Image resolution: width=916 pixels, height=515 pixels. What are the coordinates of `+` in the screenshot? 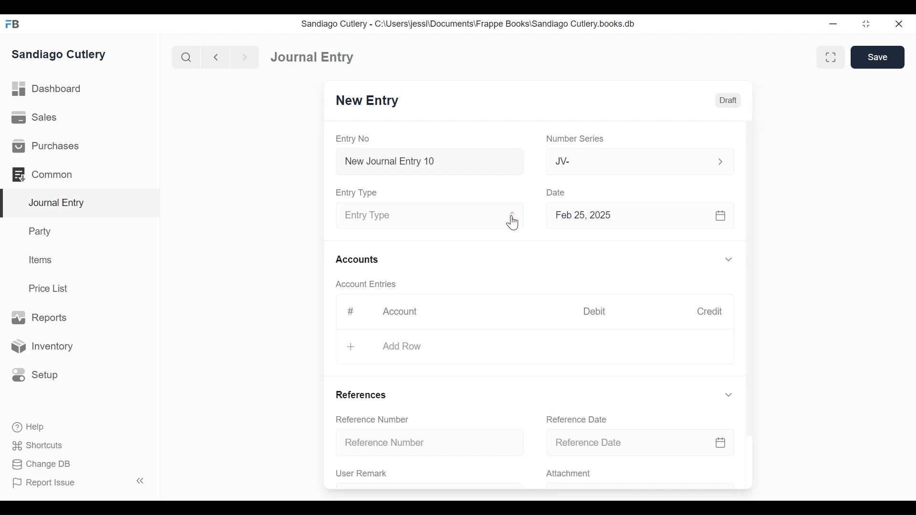 It's located at (351, 347).